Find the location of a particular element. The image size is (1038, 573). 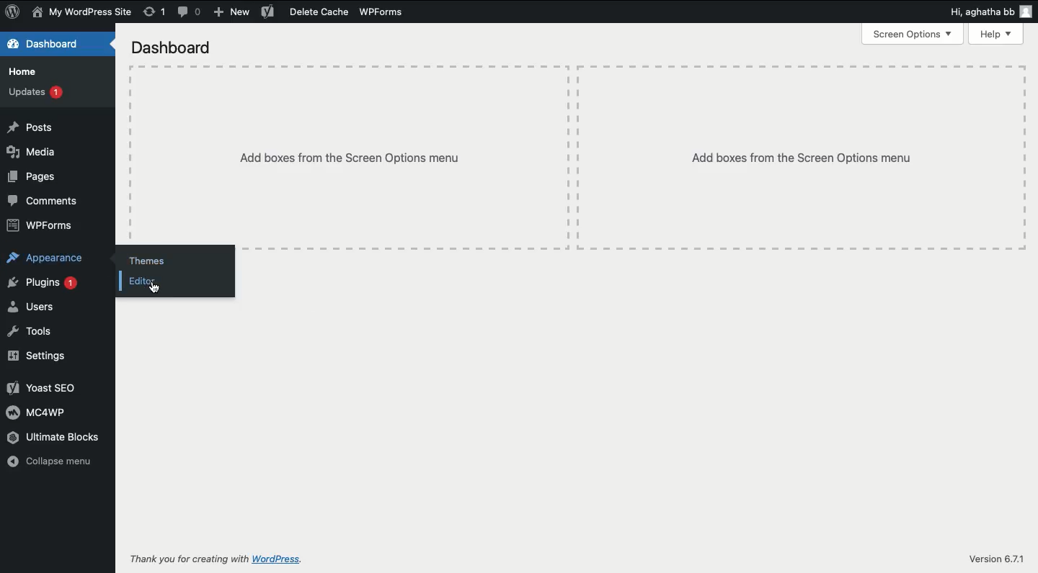

 Dashboard is located at coordinates (48, 43).